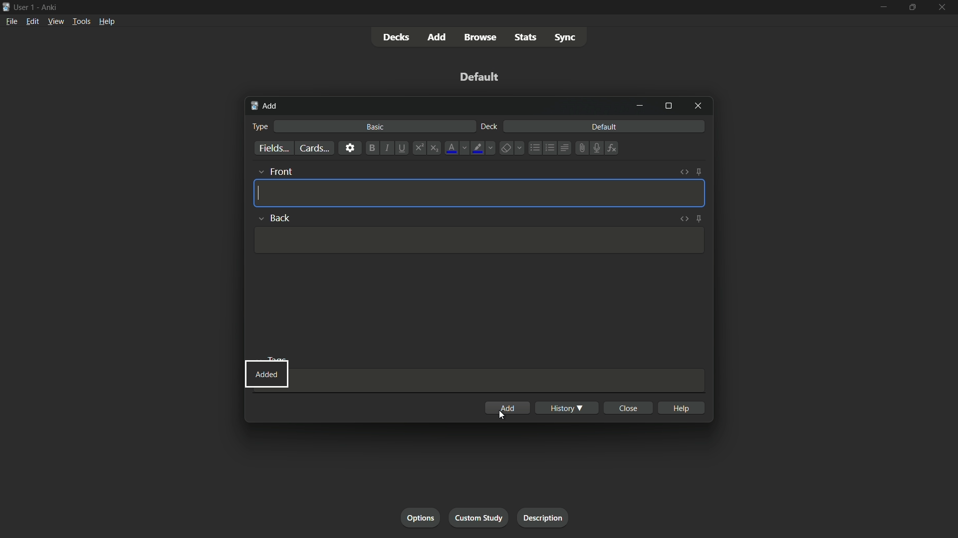  What do you see at coordinates (267, 373) in the screenshot?
I see `added` at bounding box center [267, 373].